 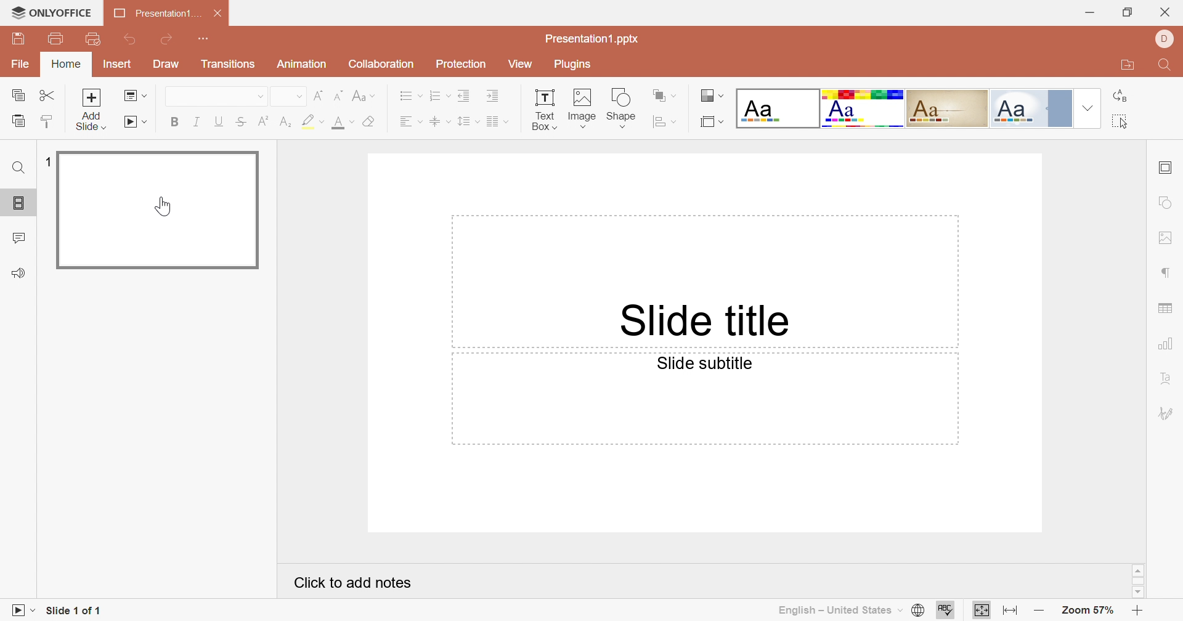 I want to click on Cursor, so click(x=168, y=207).